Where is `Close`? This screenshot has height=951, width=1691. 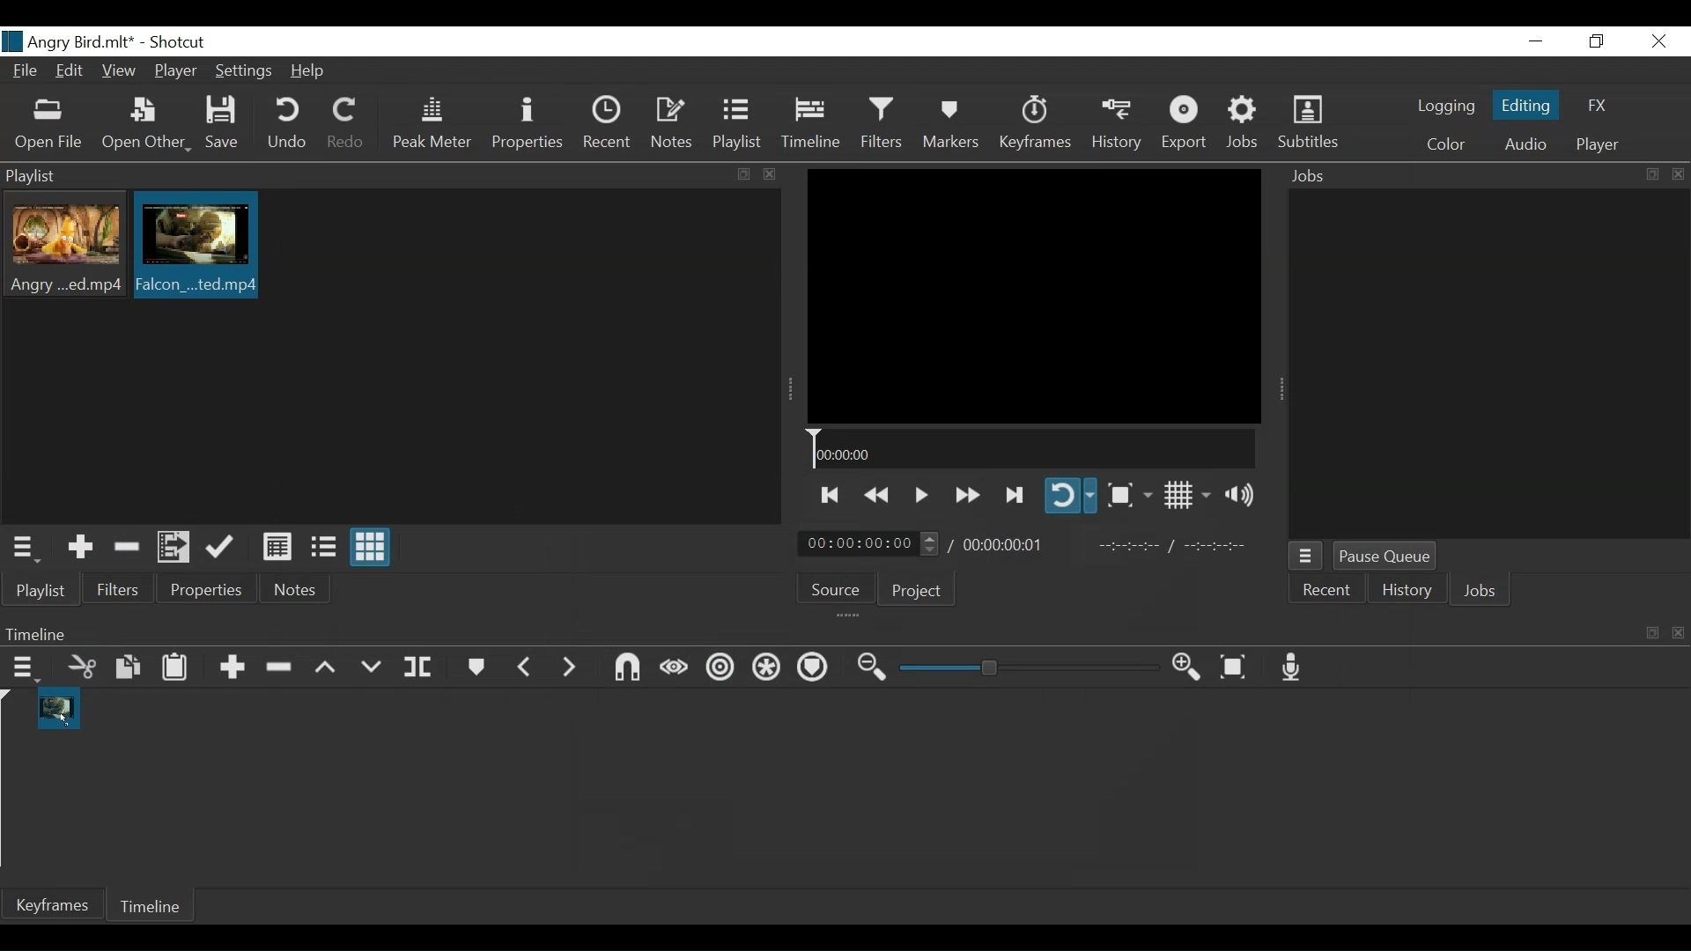 Close is located at coordinates (1656, 42).